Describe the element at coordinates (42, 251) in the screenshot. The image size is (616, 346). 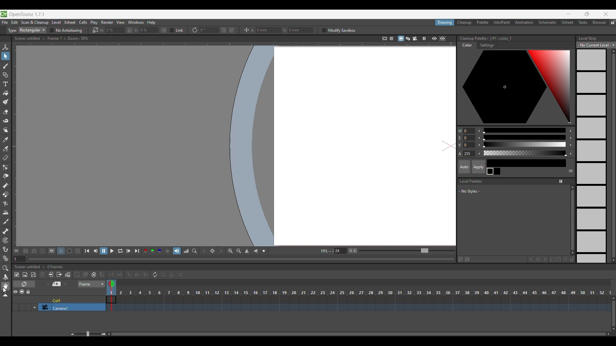
I see `Compare to snapshot` at that location.